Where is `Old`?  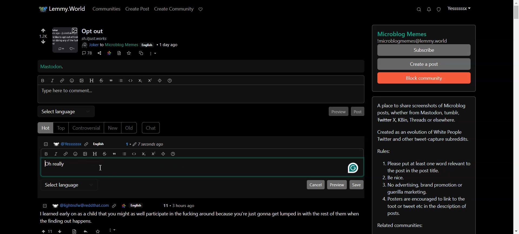
Old is located at coordinates (129, 128).